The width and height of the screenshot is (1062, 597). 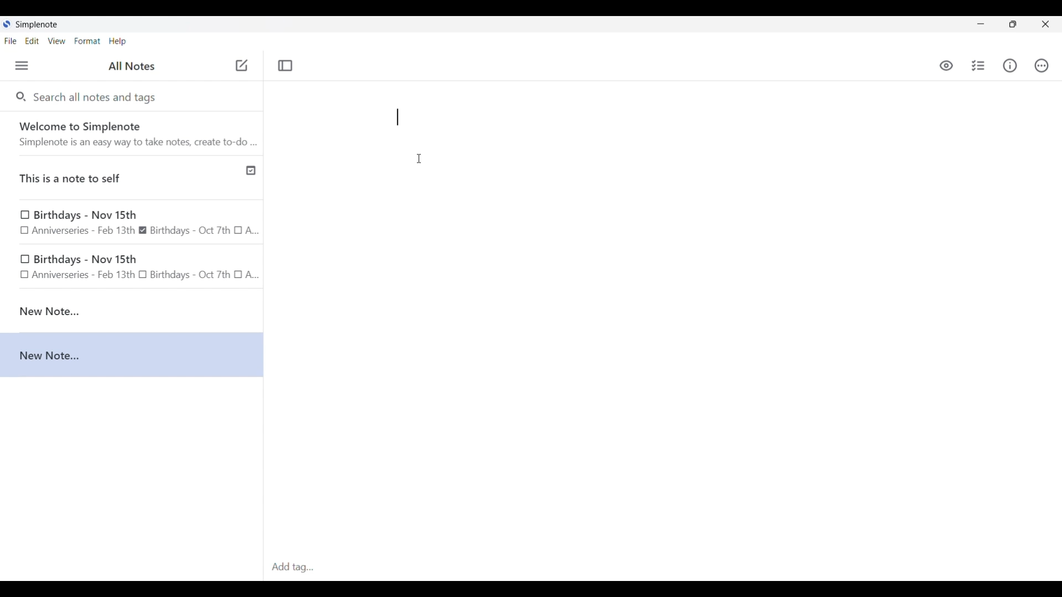 What do you see at coordinates (979, 66) in the screenshot?
I see `Insert checklist` at bounding box center [979, 66].